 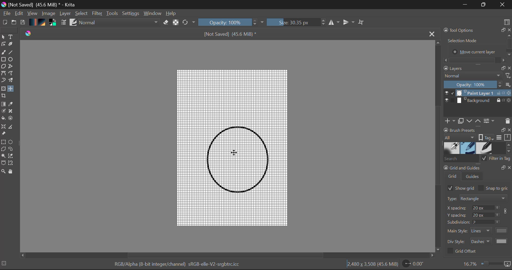 What do you see at coordinates (131, 14) in the screenshot?
I see `Settings` at bounding box center [131, 14].